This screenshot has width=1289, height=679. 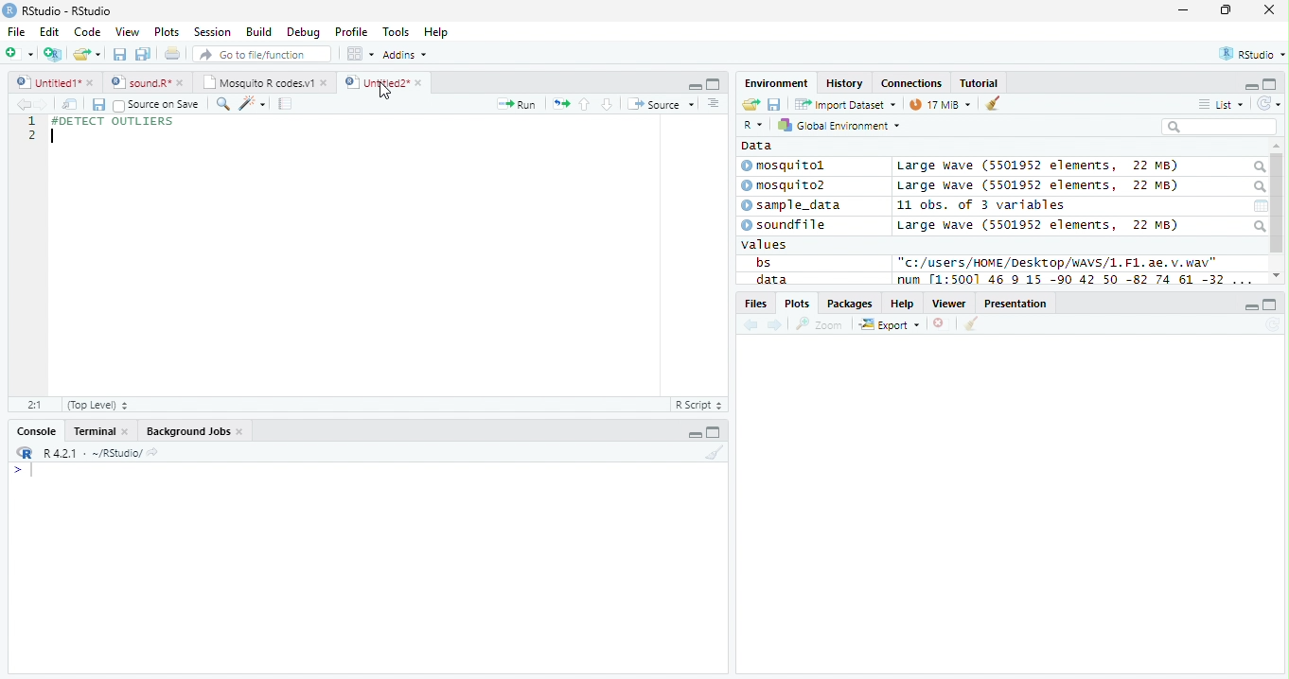 I want to click on Plots, so click(x=796, y=304).